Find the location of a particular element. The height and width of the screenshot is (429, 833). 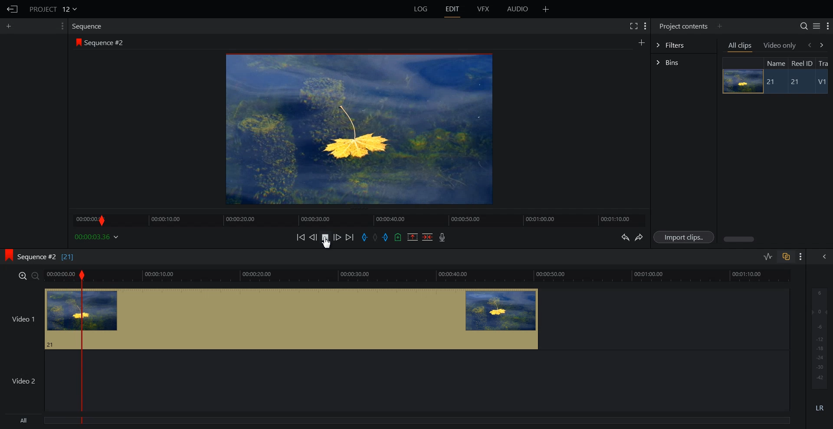

Cursor is located at coordinates (328, 244).